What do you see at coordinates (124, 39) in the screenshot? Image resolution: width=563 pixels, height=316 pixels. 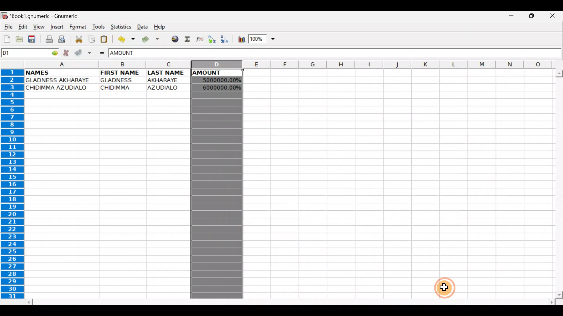 I see `Undo last action` at bounding box center [124, 39].